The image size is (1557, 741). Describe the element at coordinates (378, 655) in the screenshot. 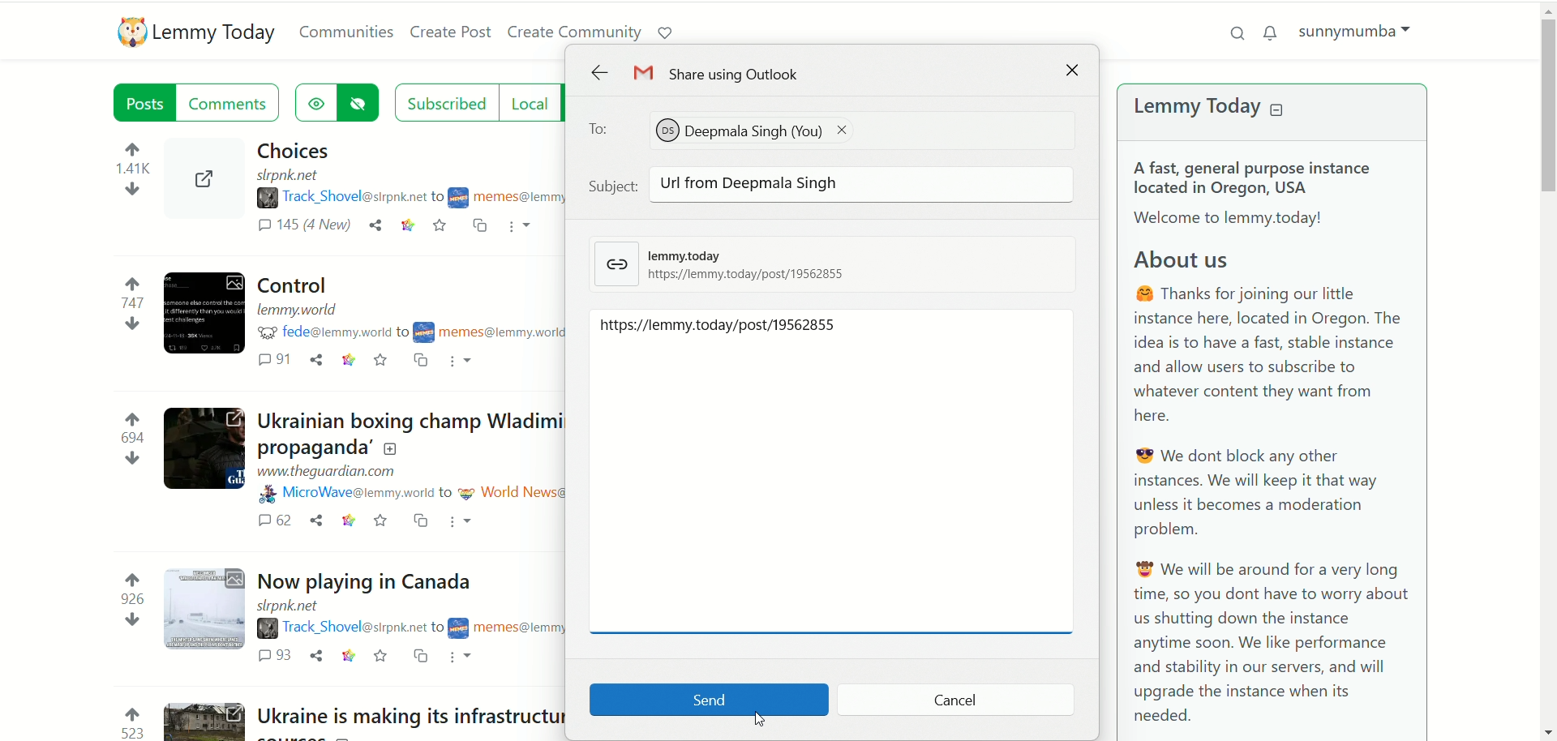

I see `save` at that location.